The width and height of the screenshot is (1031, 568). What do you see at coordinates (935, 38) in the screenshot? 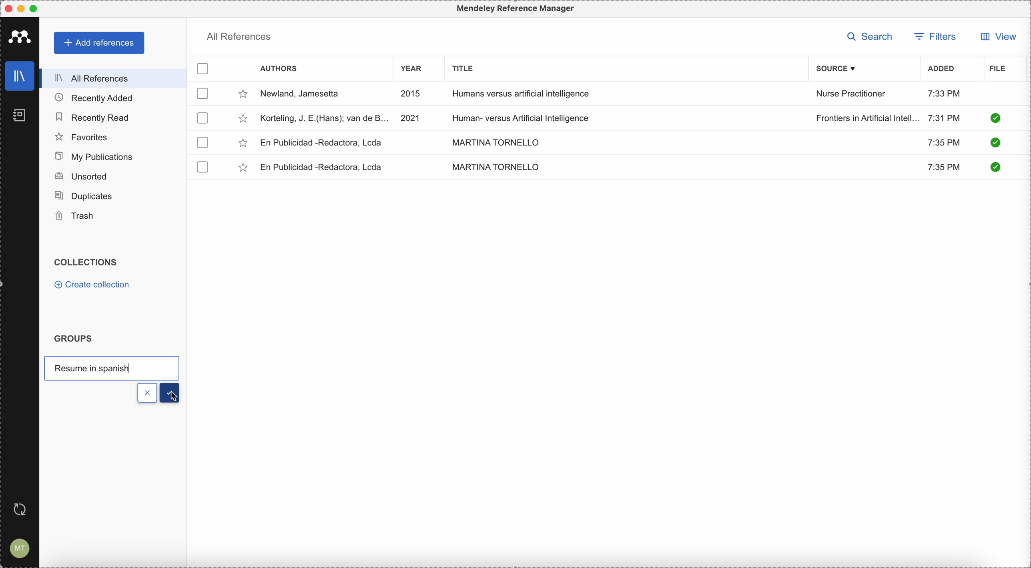
I see `filters` at bounding box center [935, 38].